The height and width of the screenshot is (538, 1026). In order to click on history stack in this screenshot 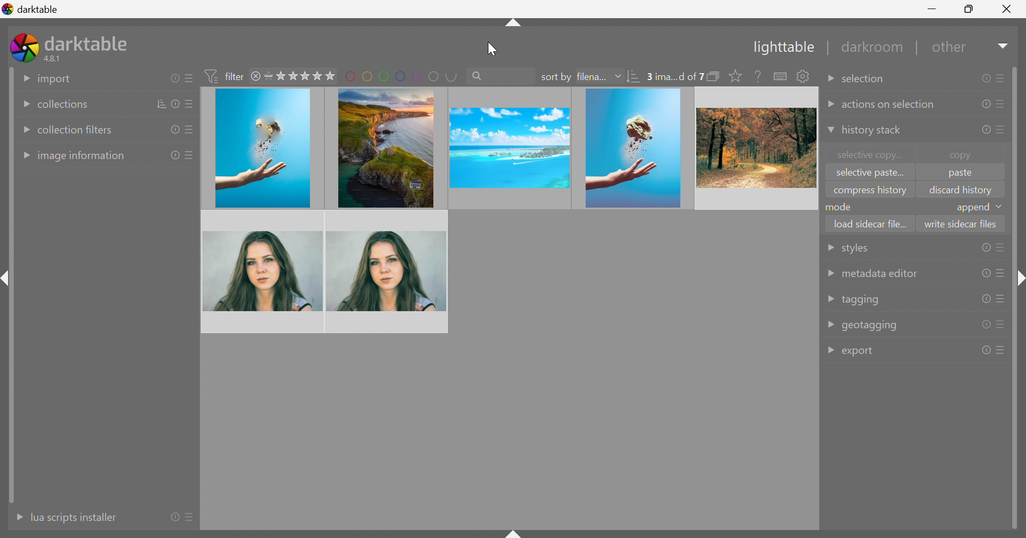, I will do `click(871, 131)`.